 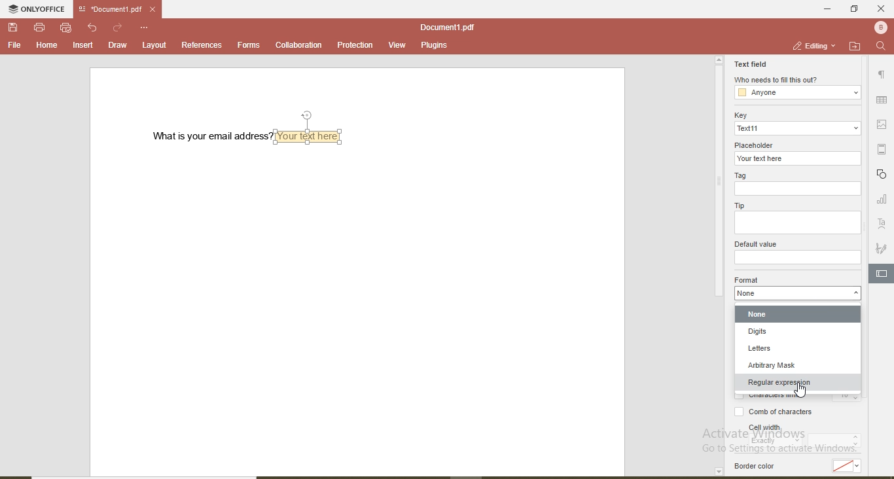 What do you see at coordinates (796, 294) in the screenshot?
I see `none` at bounding box center [796, 294].